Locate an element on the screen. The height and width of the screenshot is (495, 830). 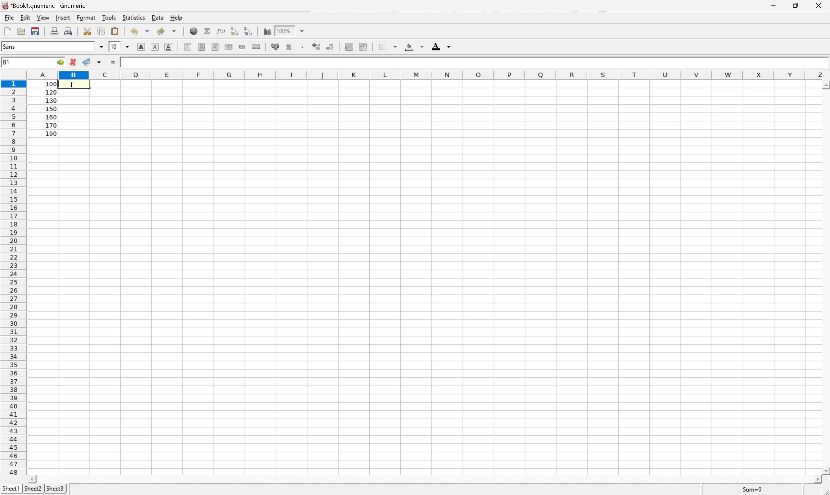
Insert a chart is located at coordinates (267, 31).